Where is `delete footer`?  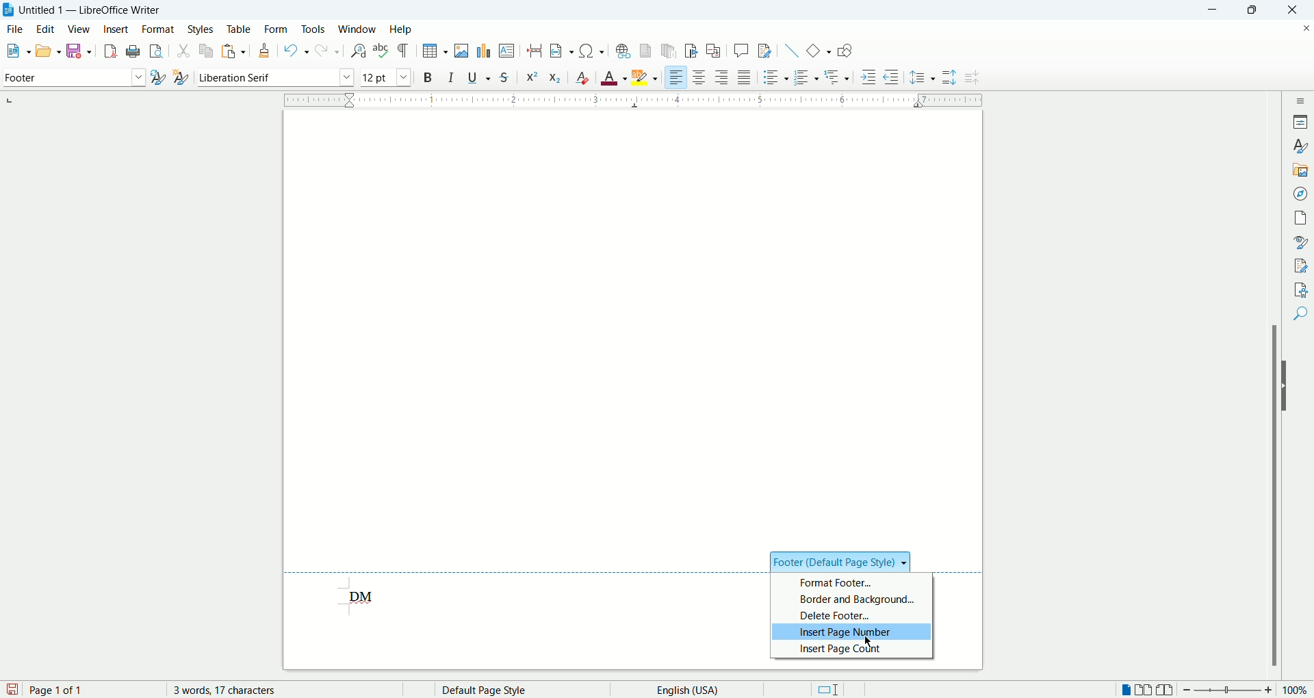 delete footer is located at coordinates (855, 617).